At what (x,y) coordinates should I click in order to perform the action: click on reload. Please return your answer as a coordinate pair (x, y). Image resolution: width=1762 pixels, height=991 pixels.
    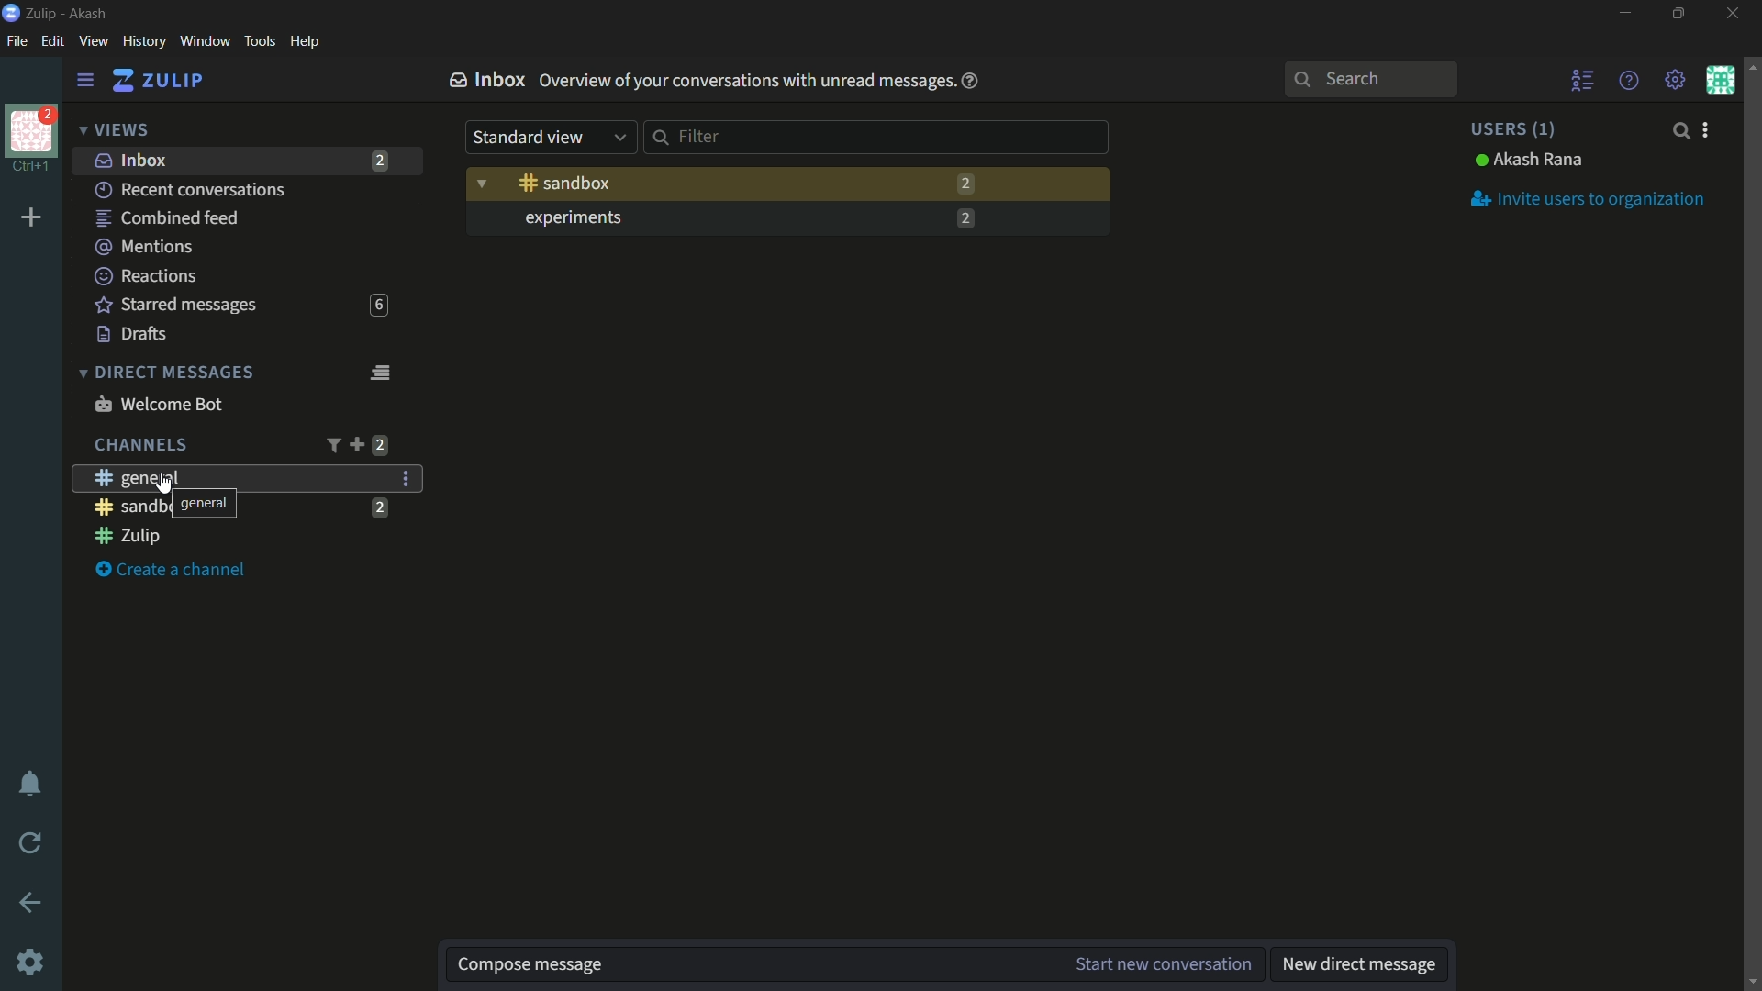
    Looking at the image, I should click on (31, 842).